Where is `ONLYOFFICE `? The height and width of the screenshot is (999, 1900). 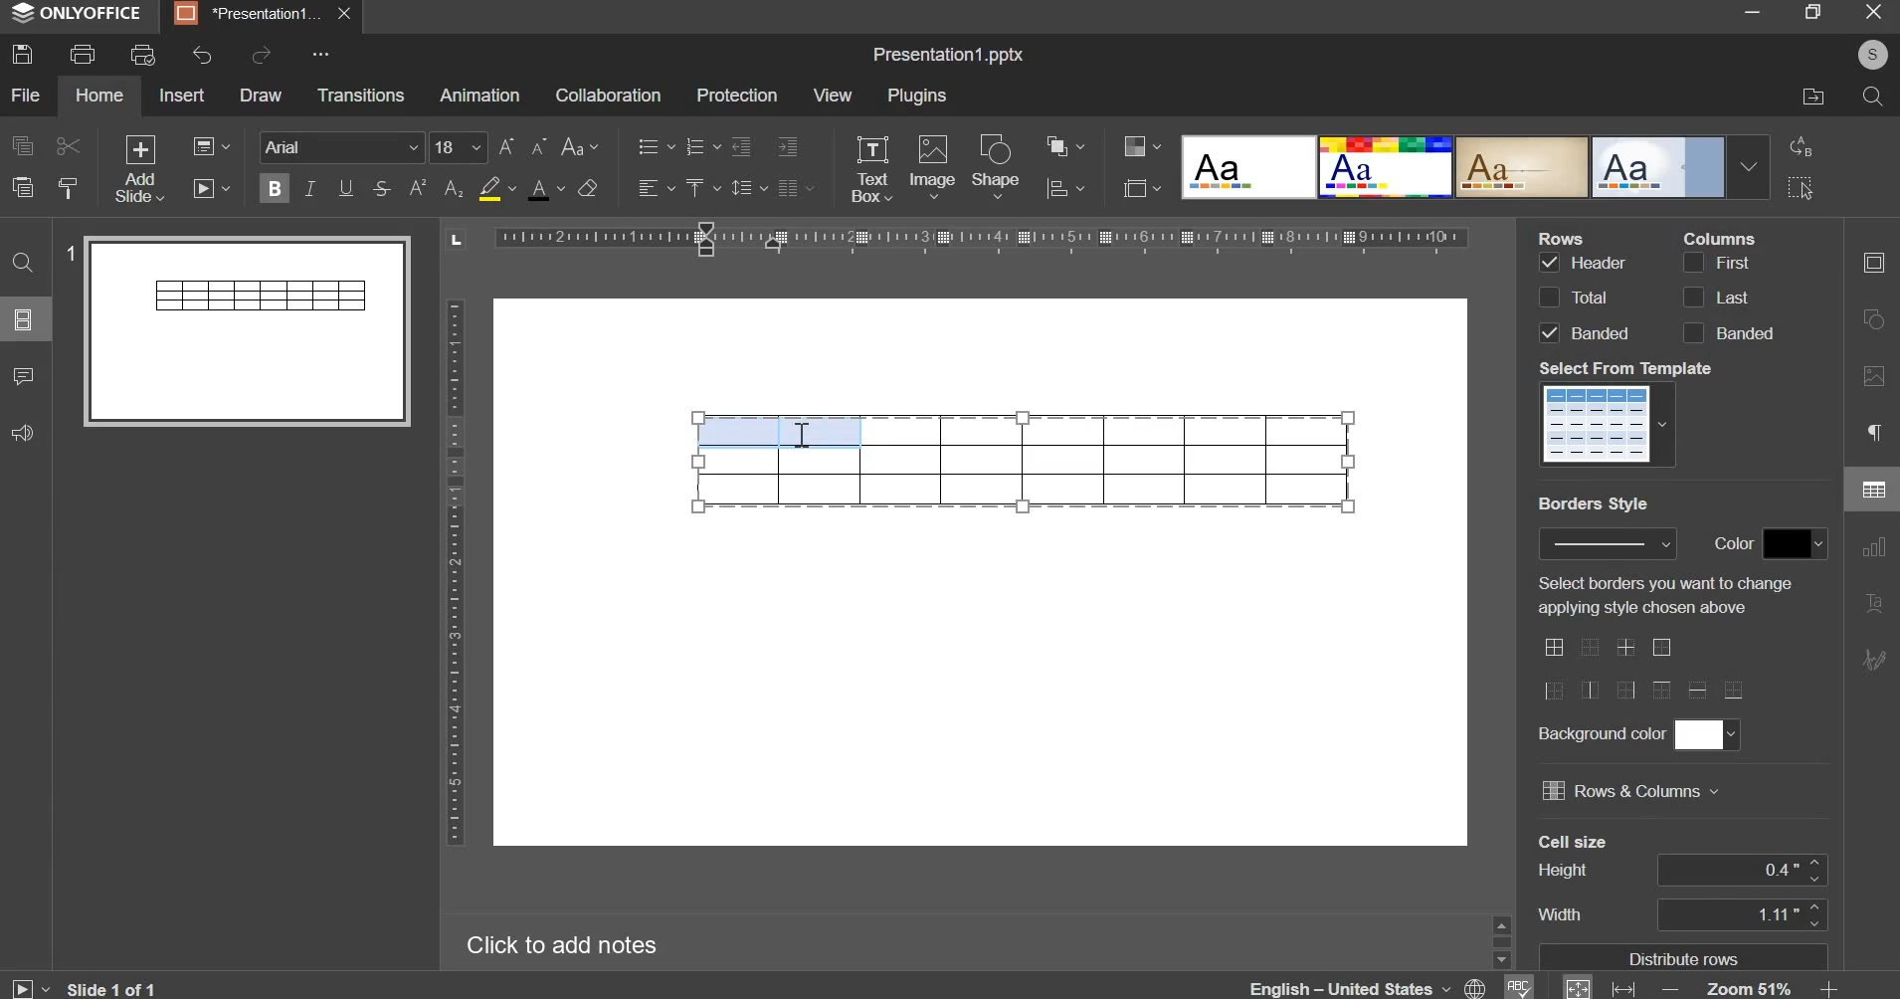
ONLYOFFICE  is located at coordinates (81, 14).